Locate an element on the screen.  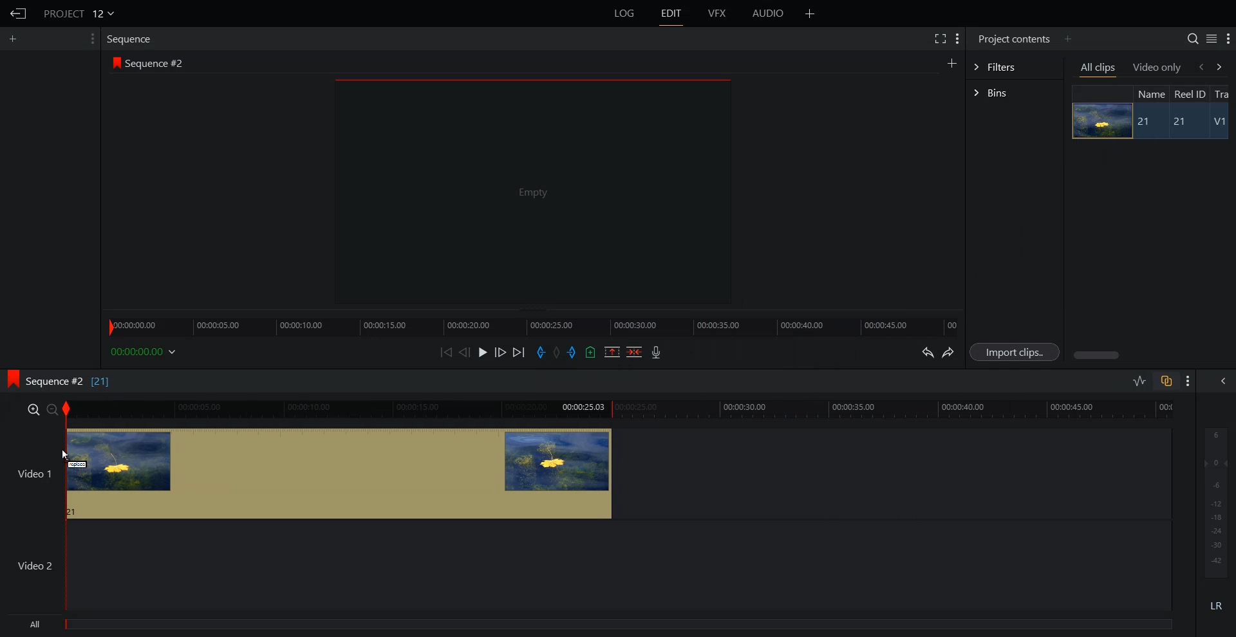
21 is located at coordinates (1145, 122).